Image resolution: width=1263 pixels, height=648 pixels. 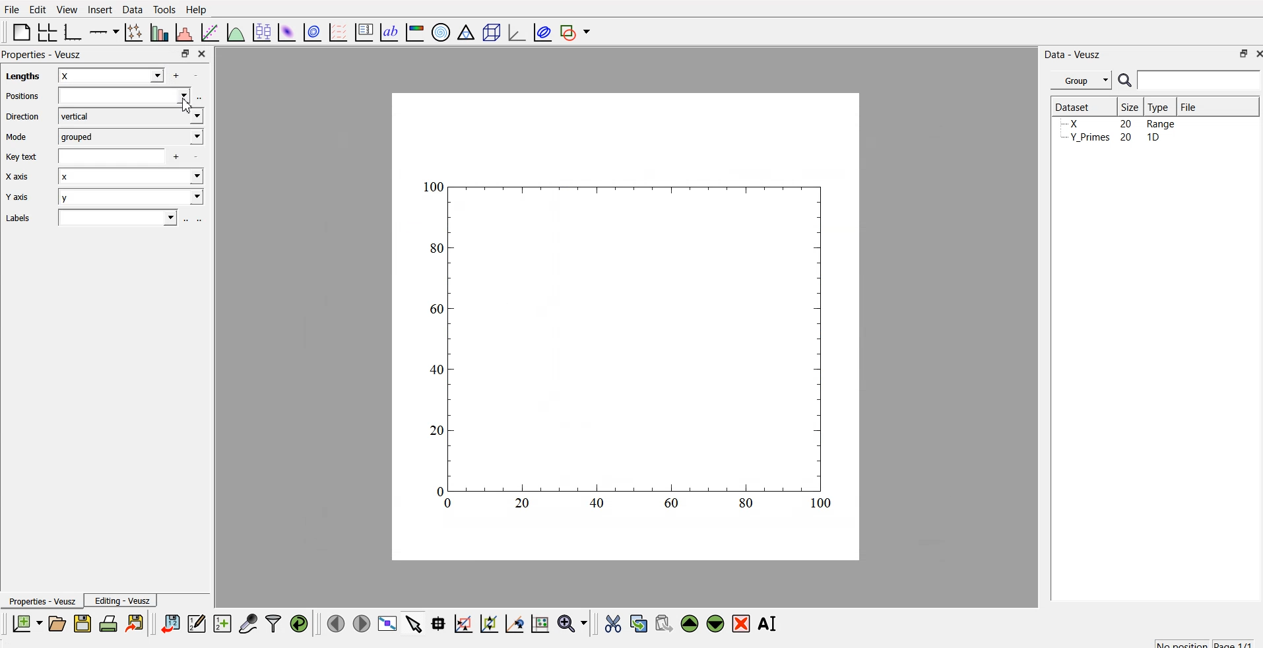 What do you see at coordinates (515, 32) in the screenshot?
I see `3D graph` at bounding box center [515, 32].